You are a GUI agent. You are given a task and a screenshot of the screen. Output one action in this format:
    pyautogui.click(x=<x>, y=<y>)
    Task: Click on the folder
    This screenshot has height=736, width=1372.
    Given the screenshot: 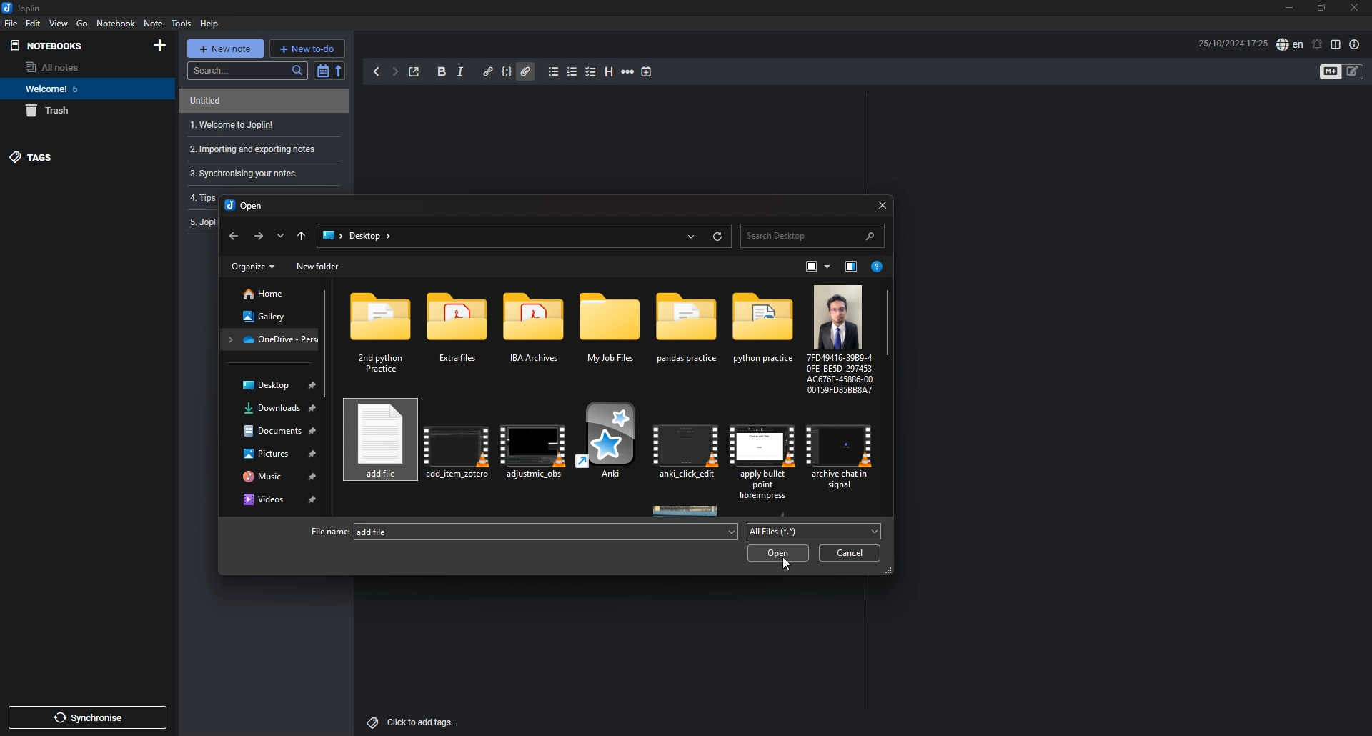 What is the action you would take?
    pyautogui.click(x=332, y=235)
    